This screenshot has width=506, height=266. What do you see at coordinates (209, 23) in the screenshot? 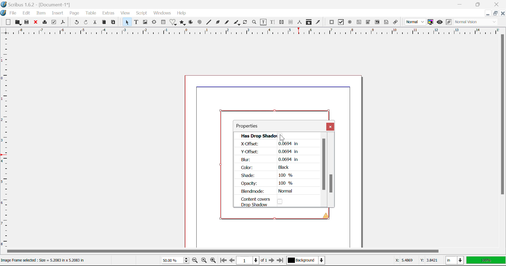
I see `Line` at bounding box center [209, 23].